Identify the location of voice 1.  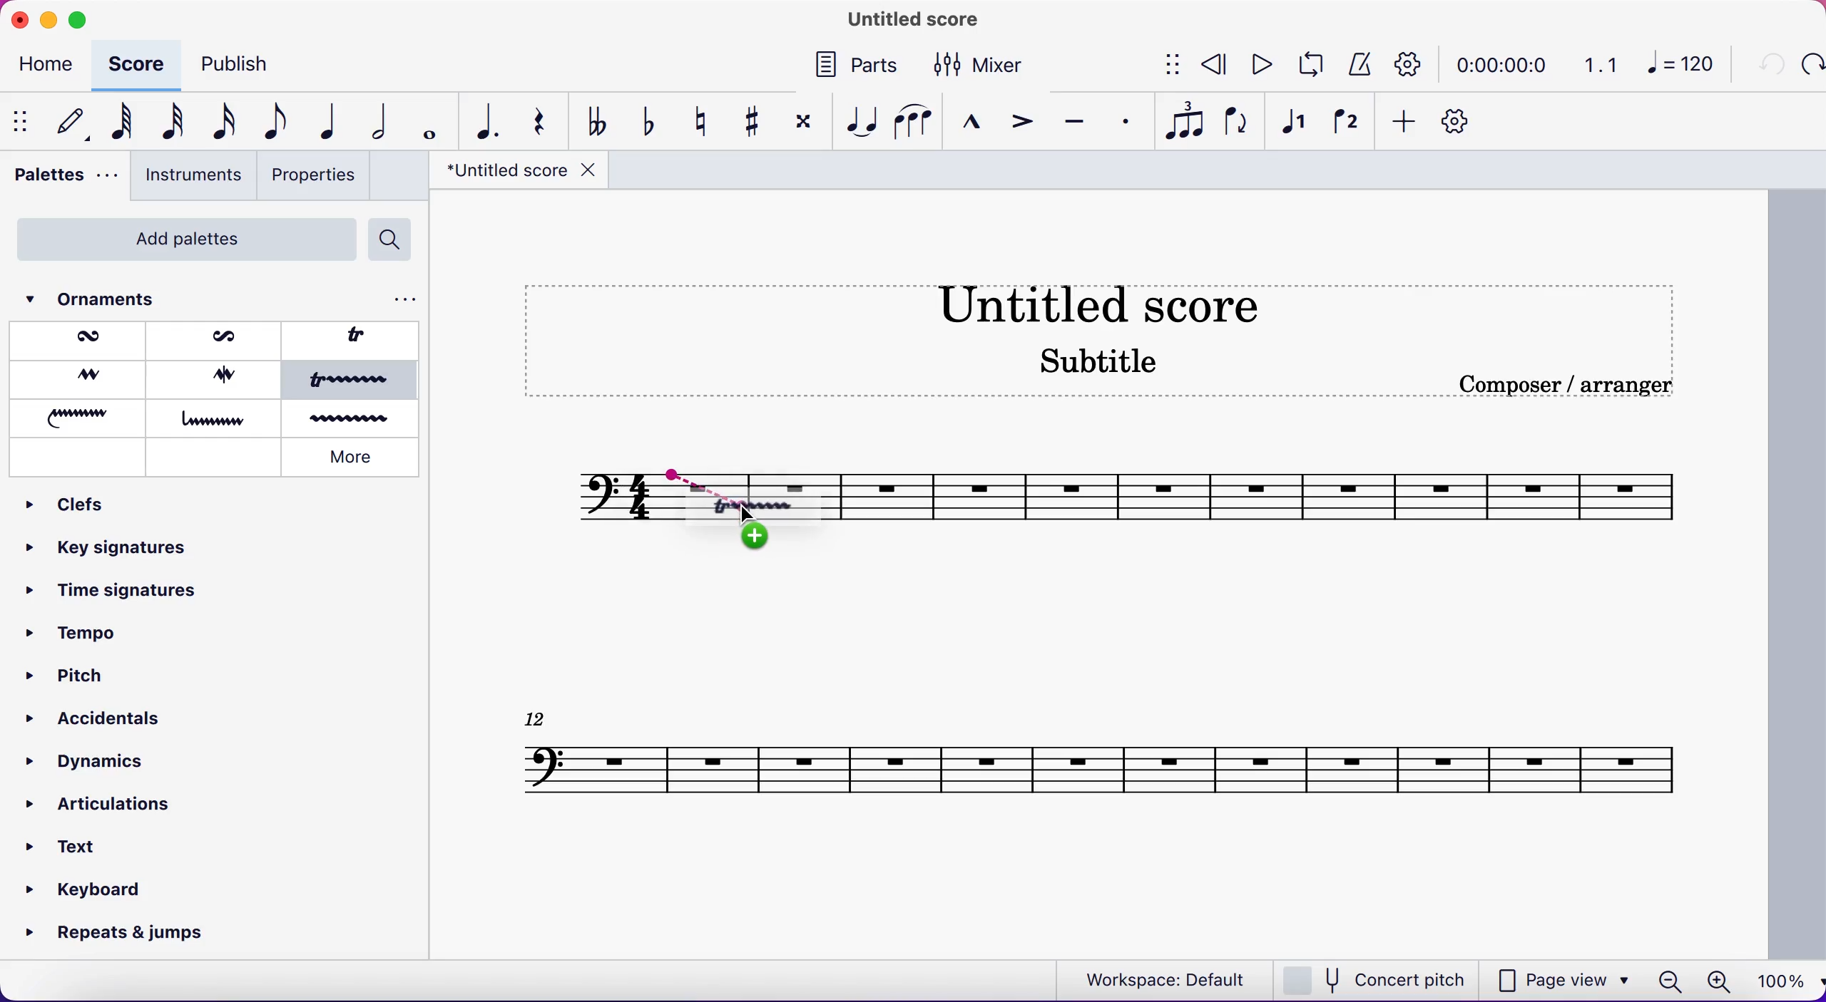
(1297, 125).